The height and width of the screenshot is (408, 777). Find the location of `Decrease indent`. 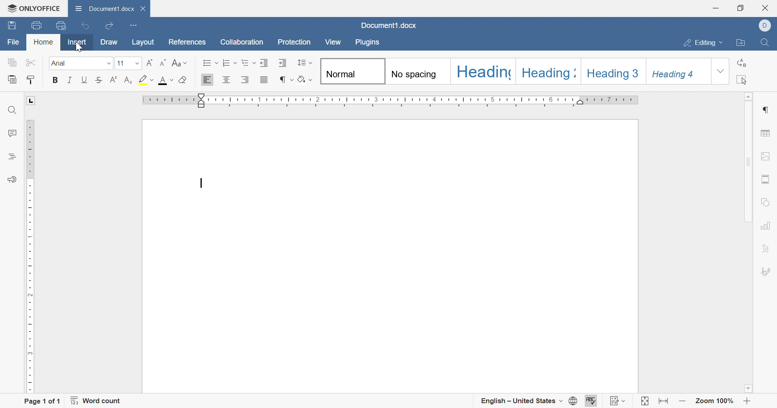

Decrease indent is located at coordinates (265, 63).